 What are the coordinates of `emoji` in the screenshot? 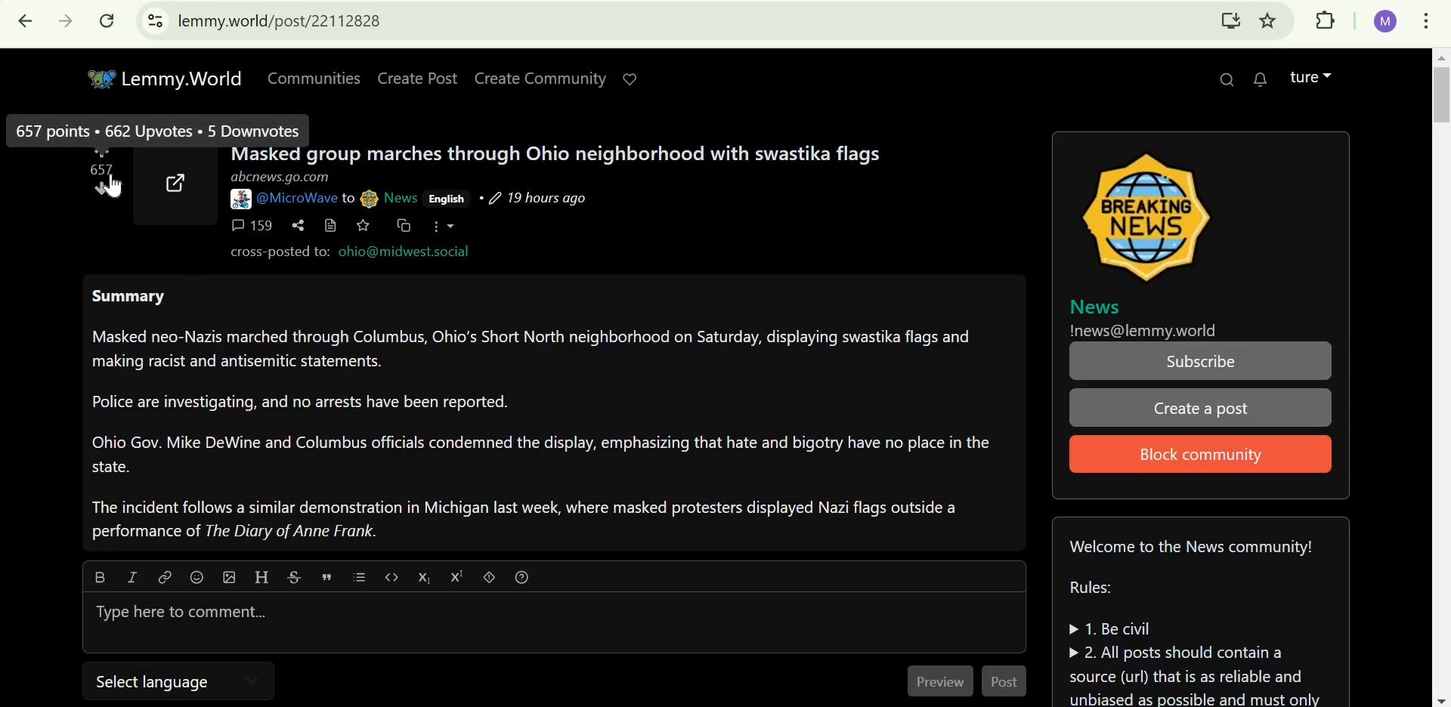 It's located at (198, 576).